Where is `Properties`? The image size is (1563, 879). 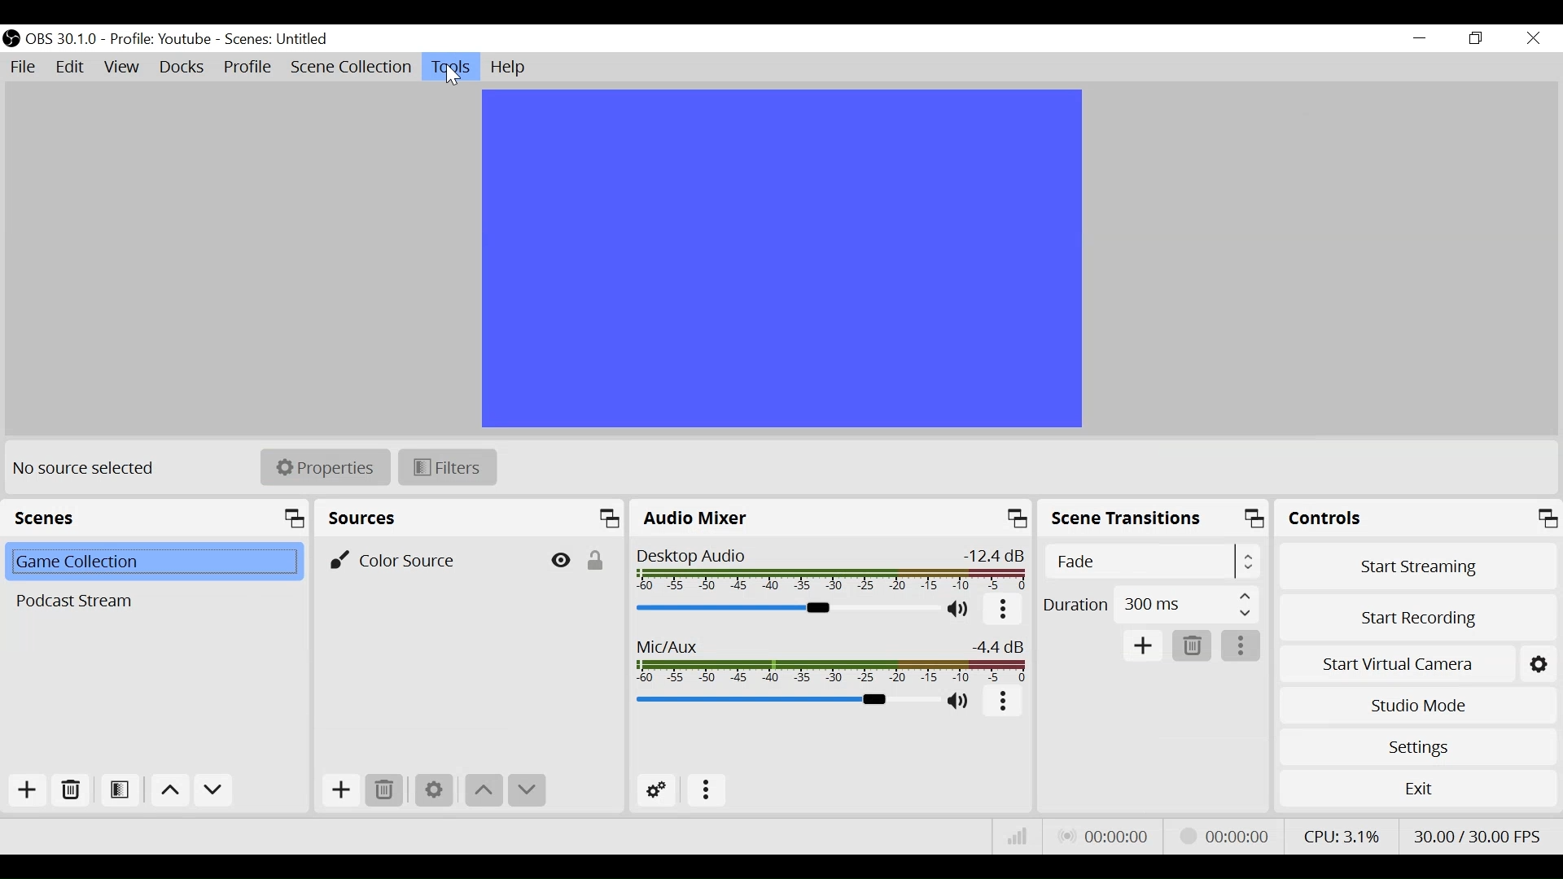 Properties is located at coordinates (325, 467).